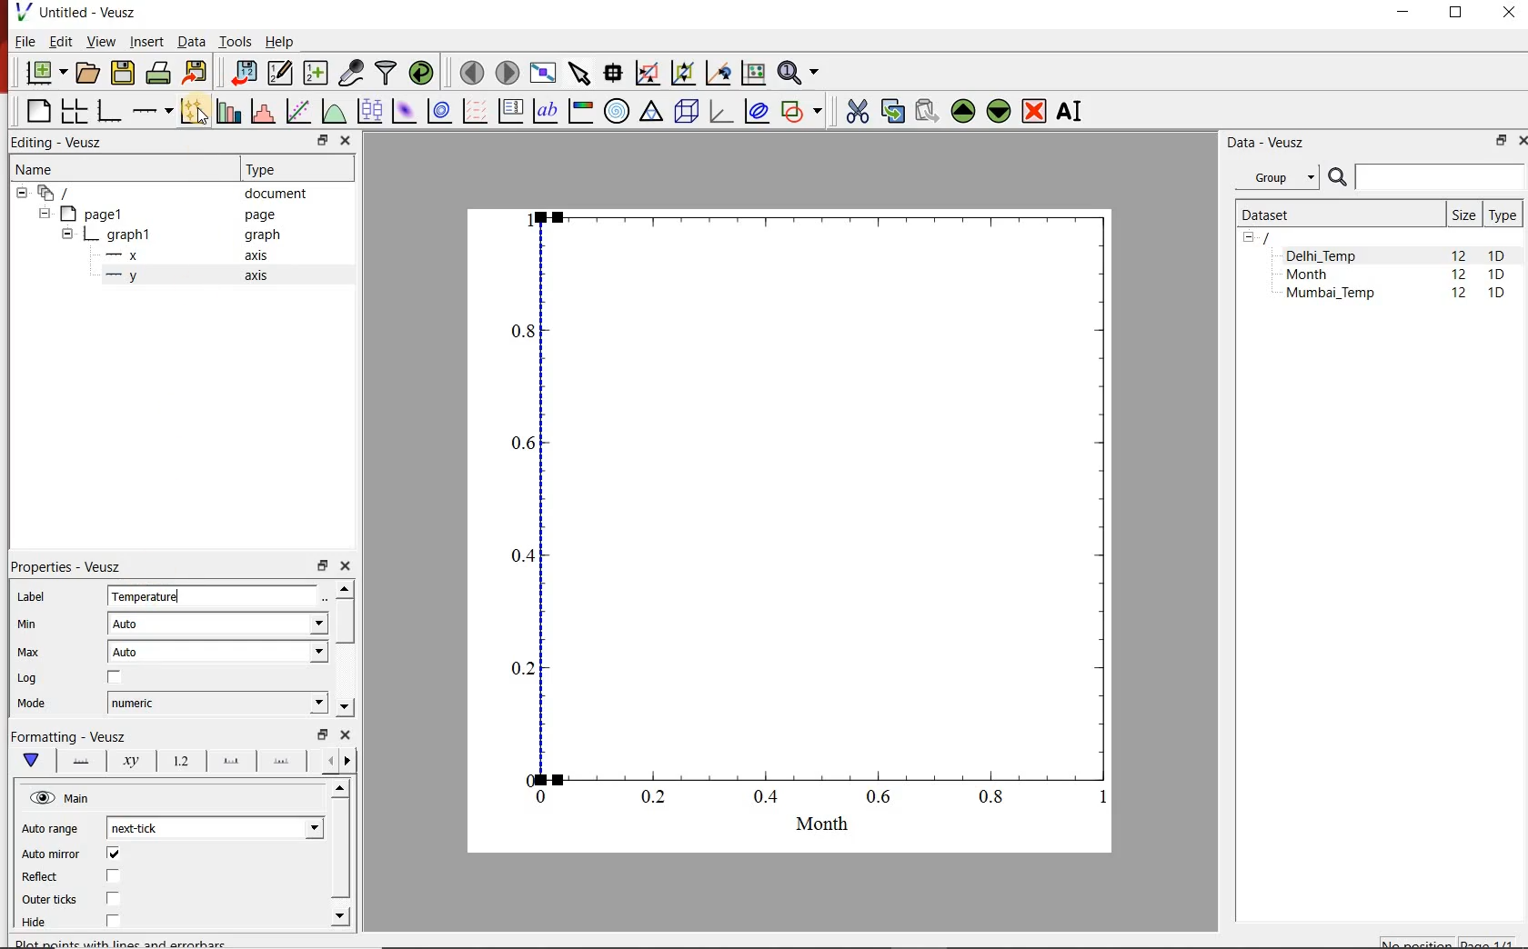 This screenshot has width=1528, height=949. Describe the element at coordinates (345, 734) in the screenshot. I see `close` at that location.